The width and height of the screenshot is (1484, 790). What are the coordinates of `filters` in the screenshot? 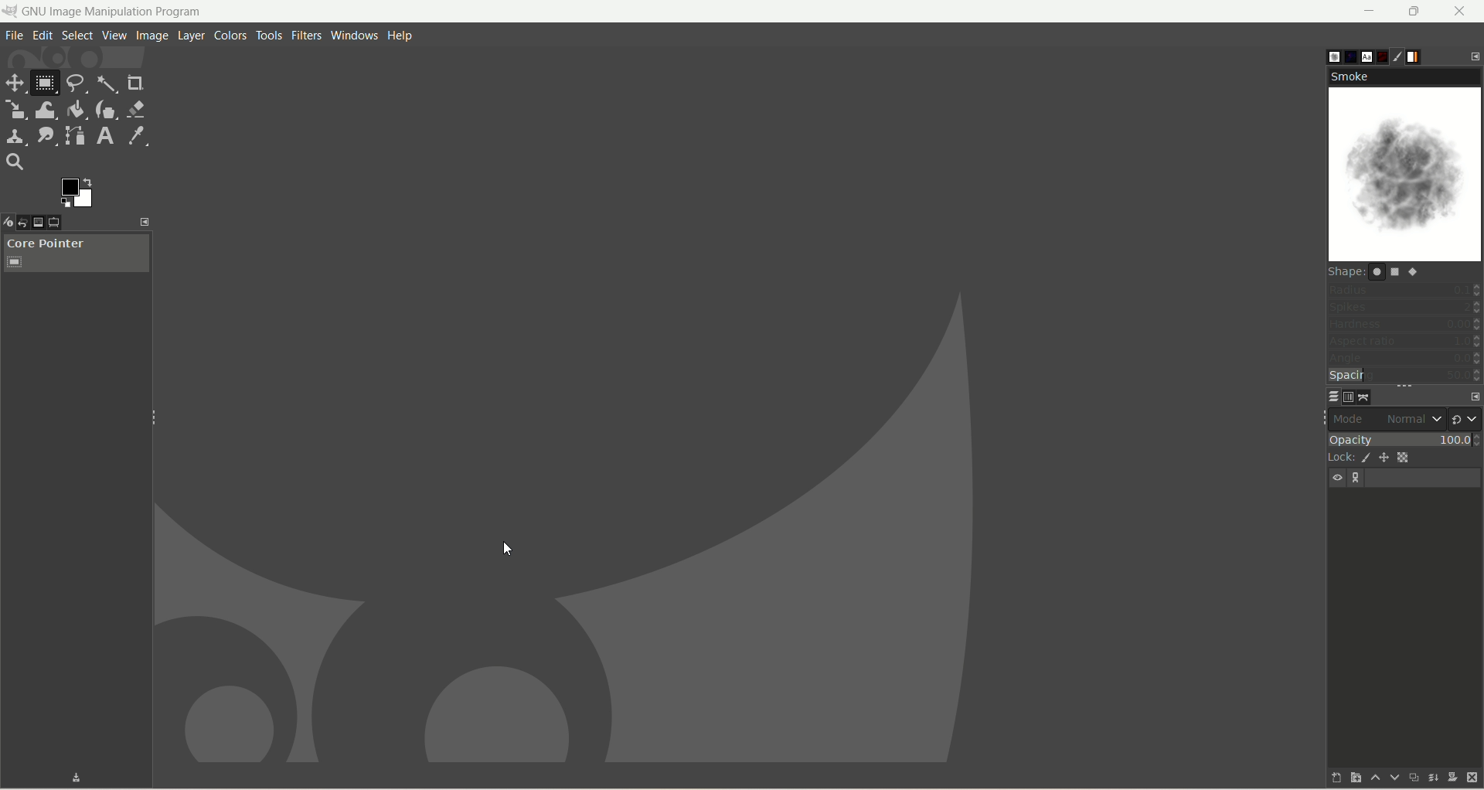 It's located at (305, 36).